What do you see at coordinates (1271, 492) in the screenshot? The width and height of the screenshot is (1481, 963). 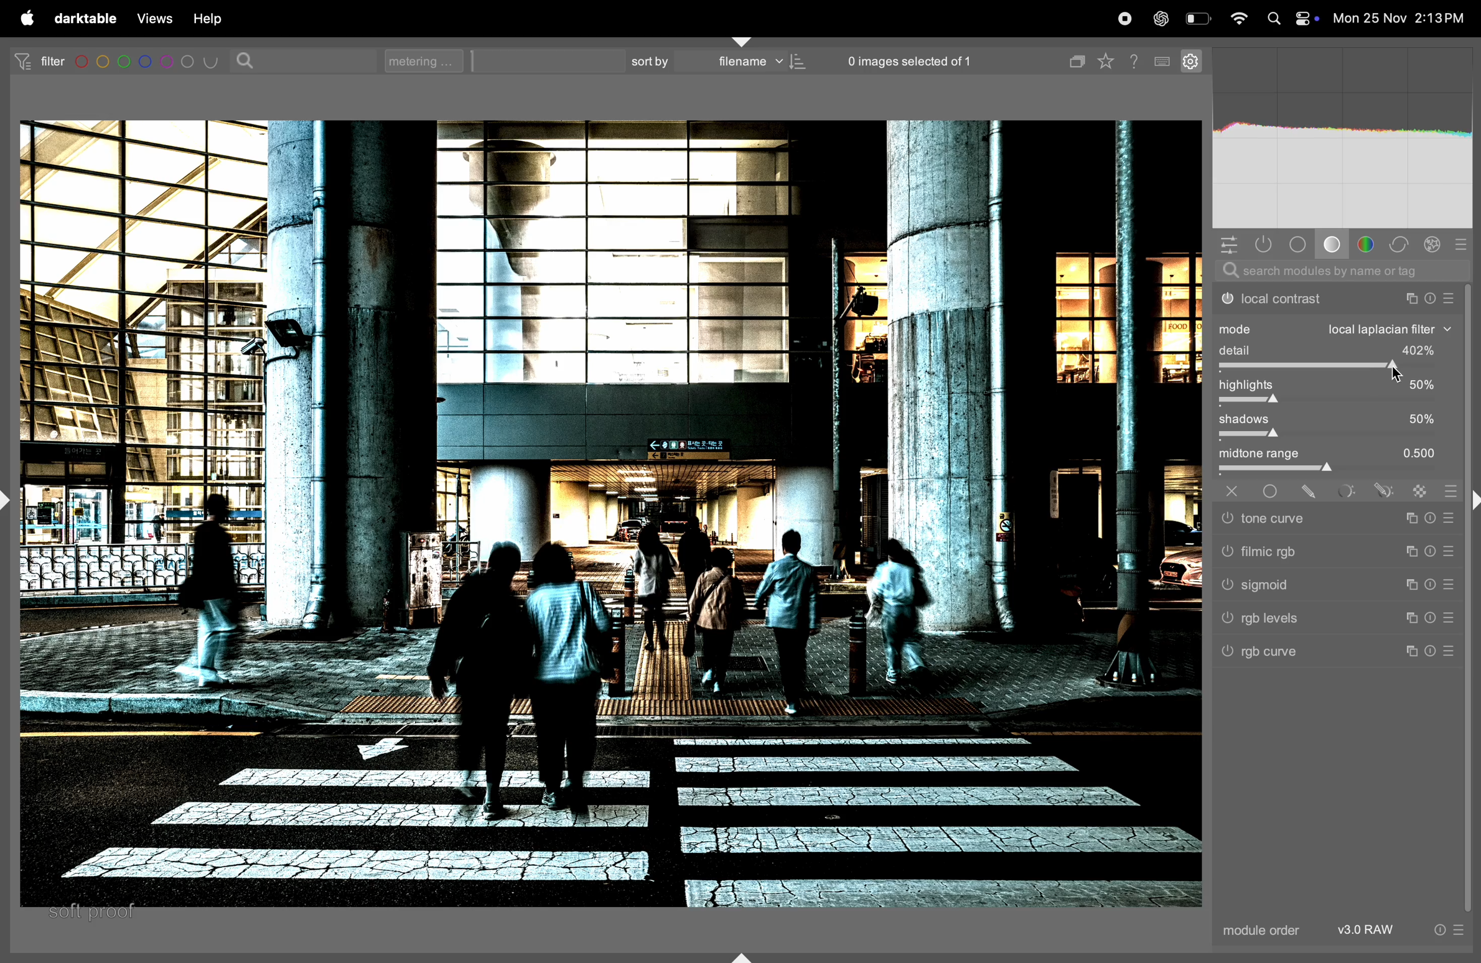 I see `uniformly` at bounding box center [1271, 492].